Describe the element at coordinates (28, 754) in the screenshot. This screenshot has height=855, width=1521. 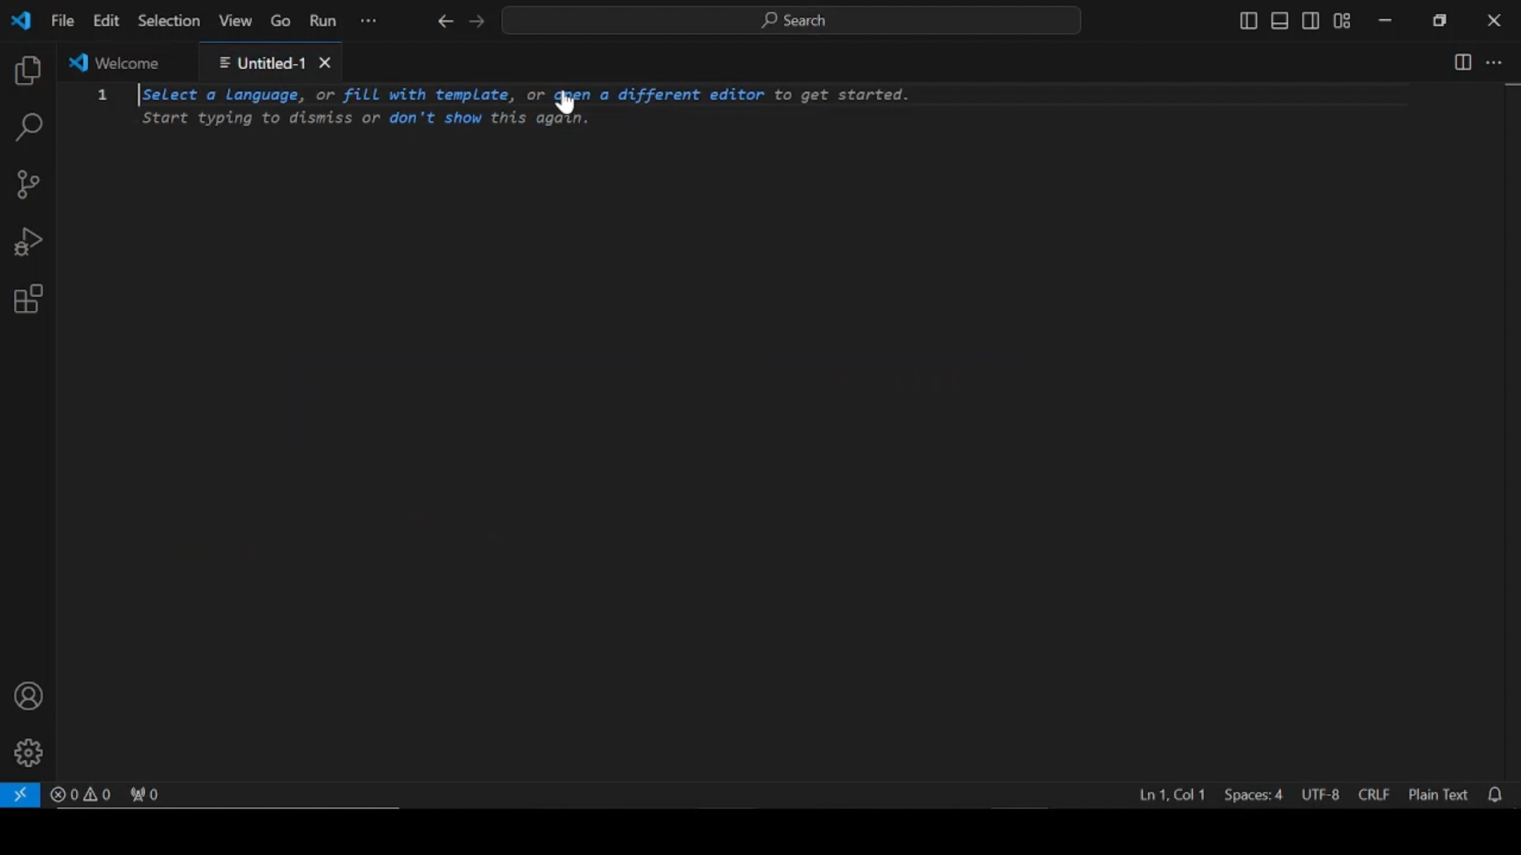
I see `manage` at that location.